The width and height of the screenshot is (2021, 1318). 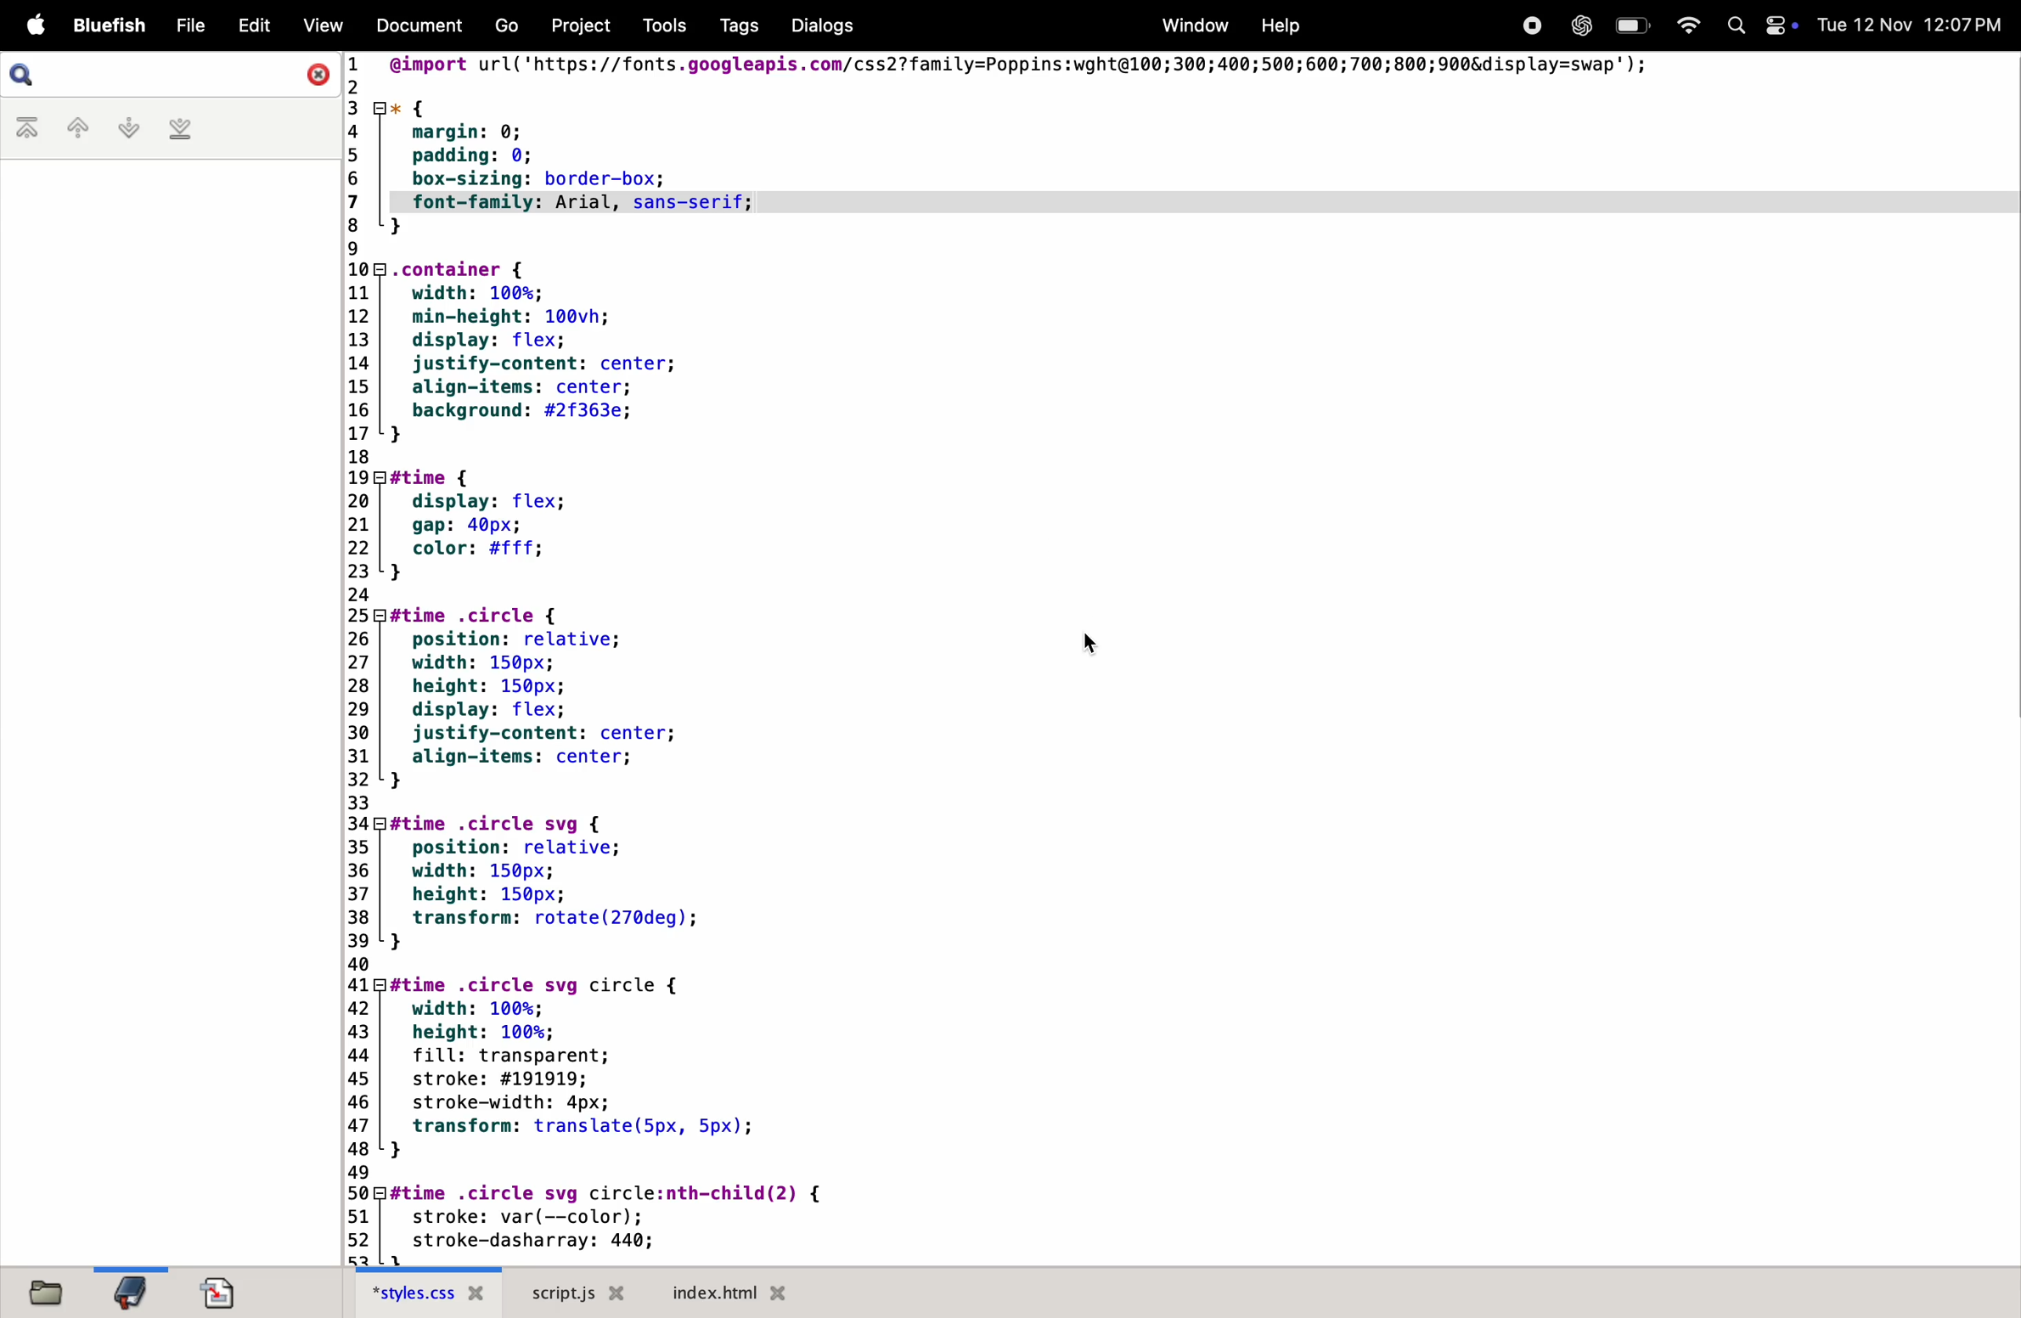 I want to click on search, so click(x=30, y=75).